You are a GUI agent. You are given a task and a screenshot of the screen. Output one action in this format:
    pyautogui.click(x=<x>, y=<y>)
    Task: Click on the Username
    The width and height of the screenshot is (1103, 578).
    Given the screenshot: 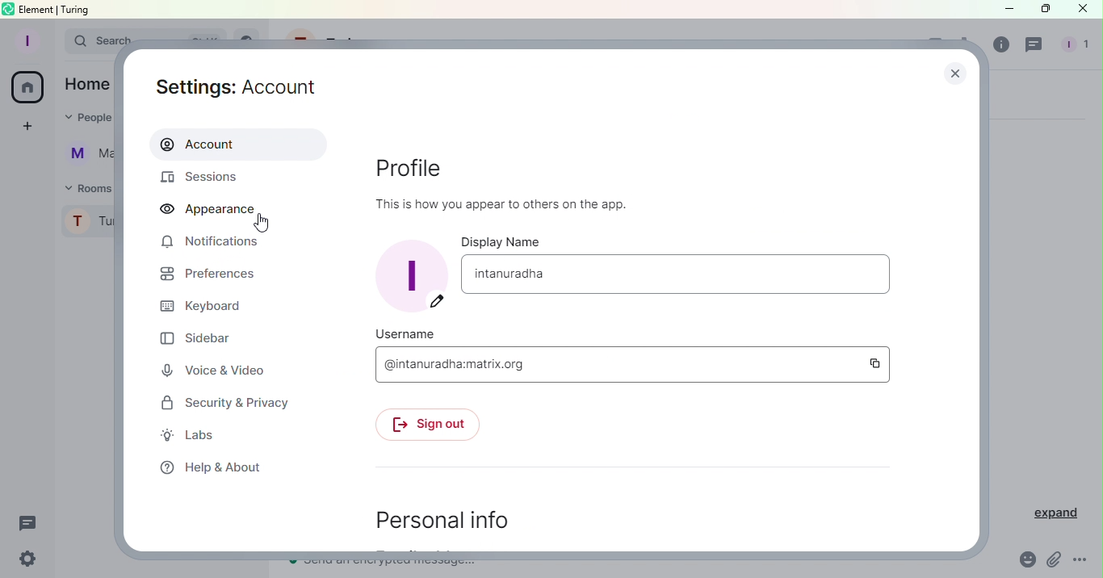 What is the action you would take?
    pyautogui.click(x=617, y=362)
    